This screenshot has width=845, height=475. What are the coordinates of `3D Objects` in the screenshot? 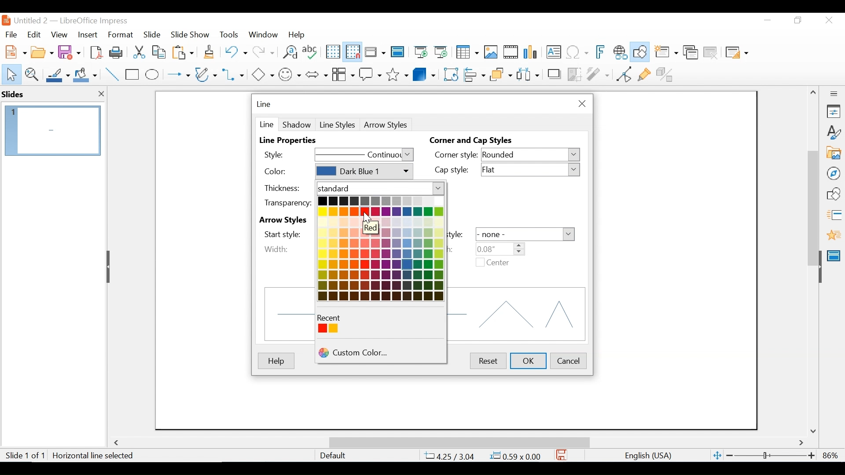 It's located at (424, 73).